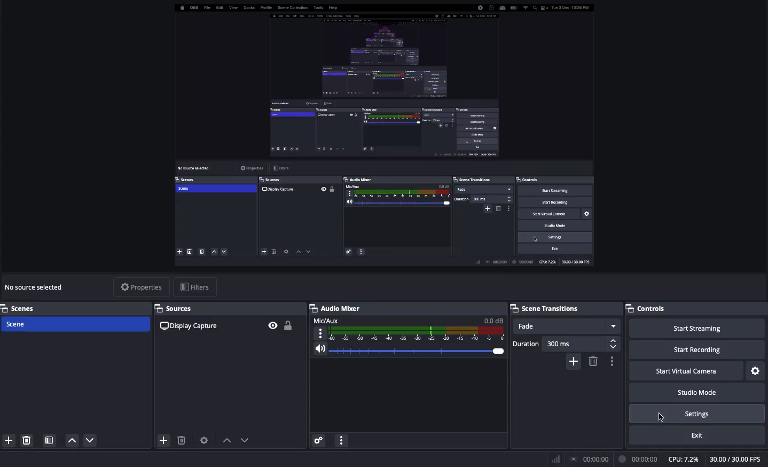 The image size is (768, 467). I want to click on Down, so click(69, 440).